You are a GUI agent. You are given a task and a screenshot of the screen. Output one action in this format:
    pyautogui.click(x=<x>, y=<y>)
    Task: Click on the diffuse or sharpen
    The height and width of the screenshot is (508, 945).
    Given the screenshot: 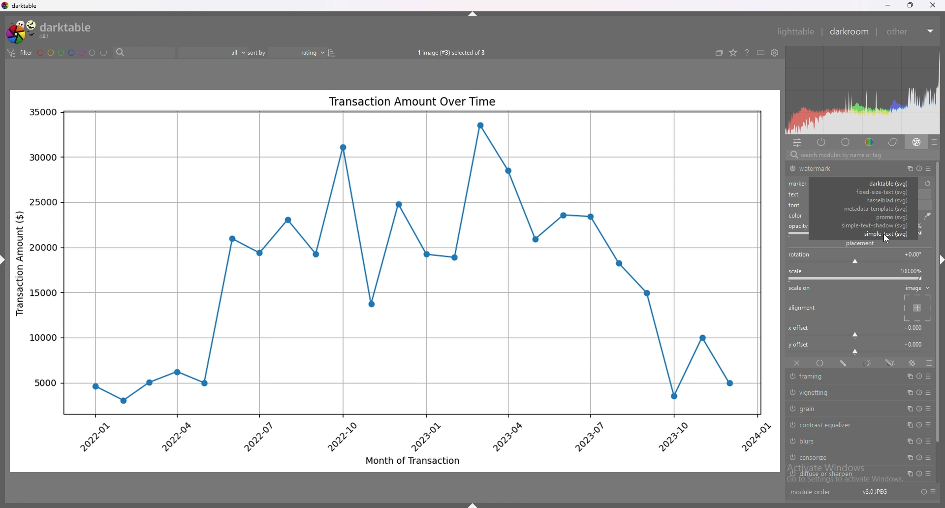 What is the action you would take?
    pyautogui.click(x=841, y=474)
    